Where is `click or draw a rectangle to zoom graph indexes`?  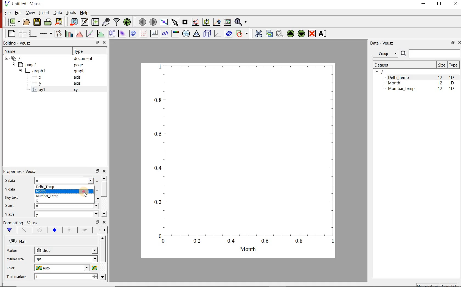
click or draw a rectangle to zoom graph indexes is located at coordinates (195, 22).